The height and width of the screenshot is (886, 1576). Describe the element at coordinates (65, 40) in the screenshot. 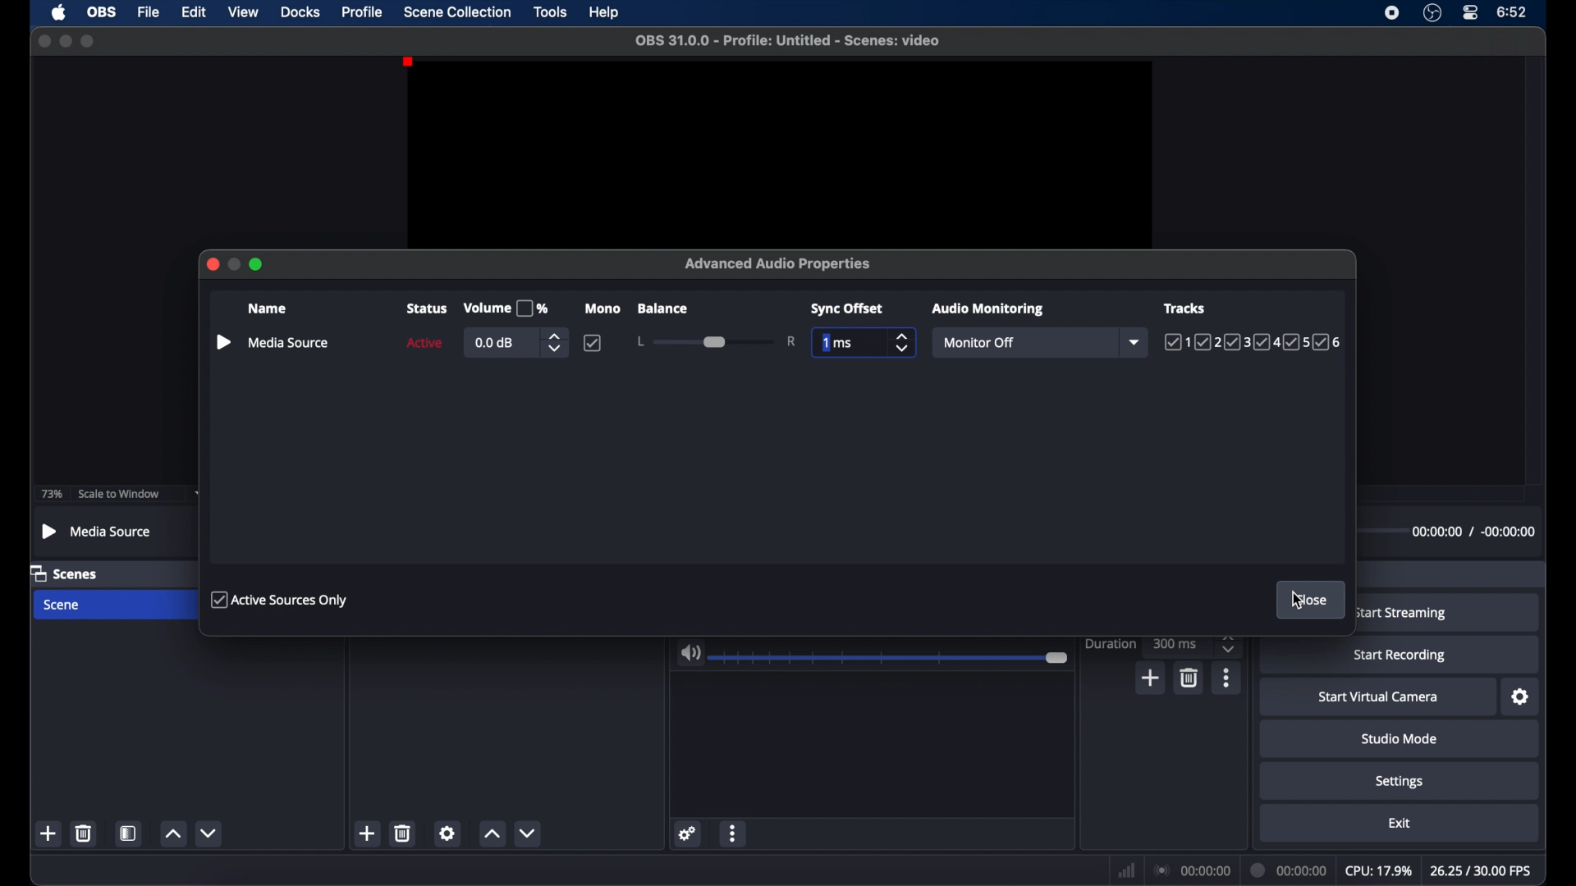

I see `minimize` at that location.